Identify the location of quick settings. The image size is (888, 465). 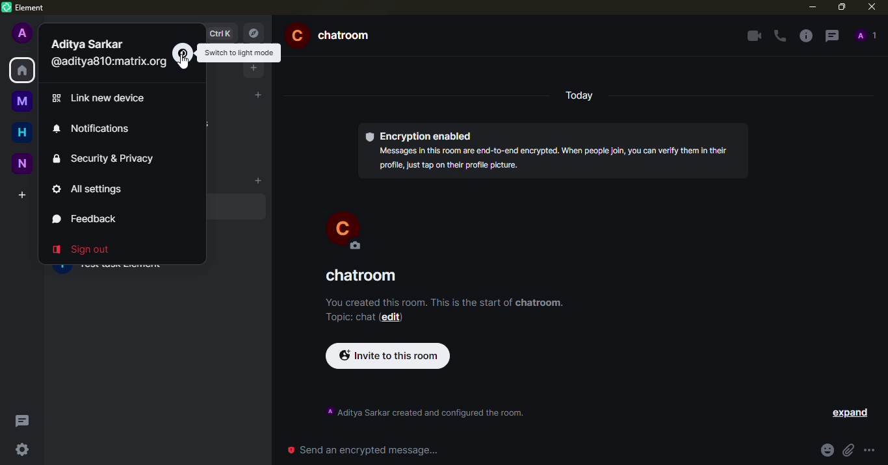
(20, 449).